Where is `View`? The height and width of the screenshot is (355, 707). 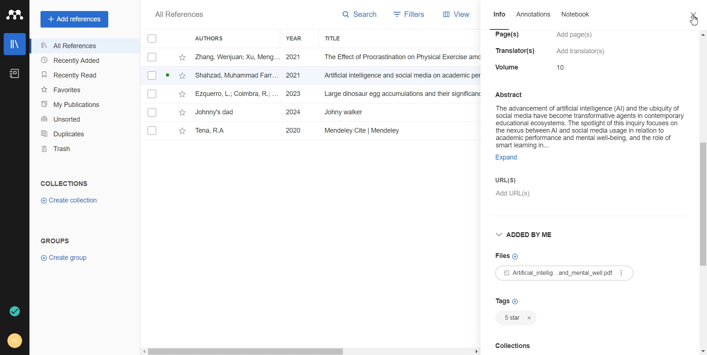 View is located at coordinates (454, 14).